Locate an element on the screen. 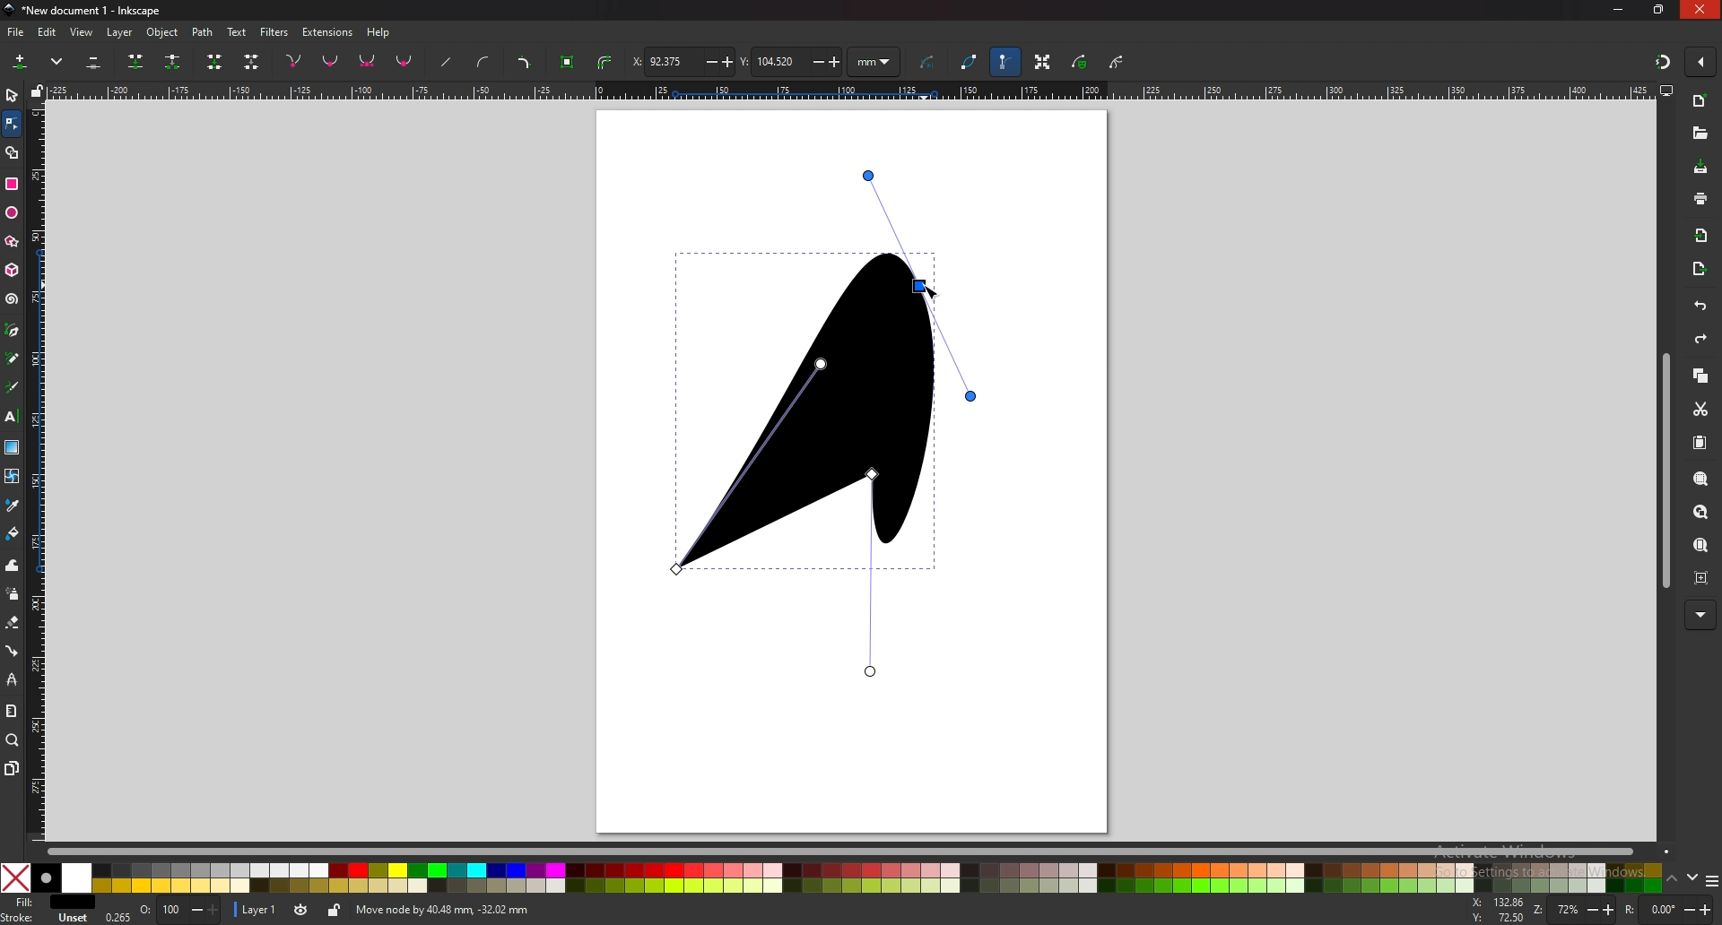  make selected nodes auto smooth is located at coordinates (404, 63).